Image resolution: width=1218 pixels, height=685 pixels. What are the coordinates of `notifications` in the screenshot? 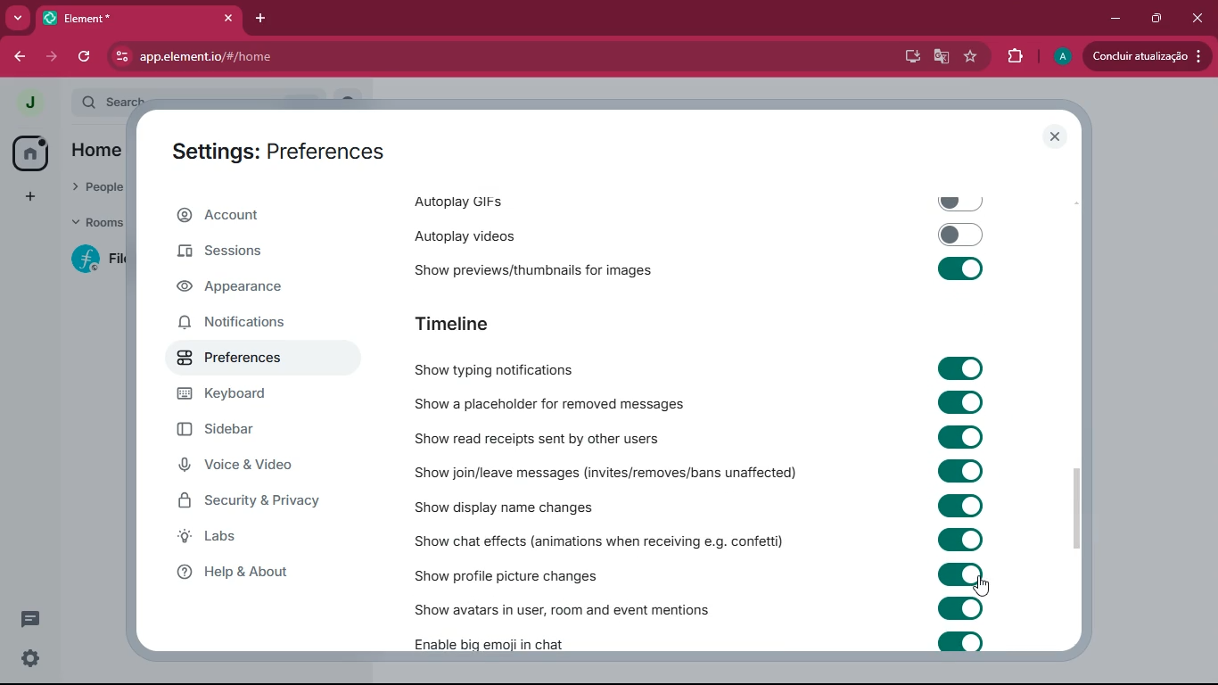 It's located at (251, 326).